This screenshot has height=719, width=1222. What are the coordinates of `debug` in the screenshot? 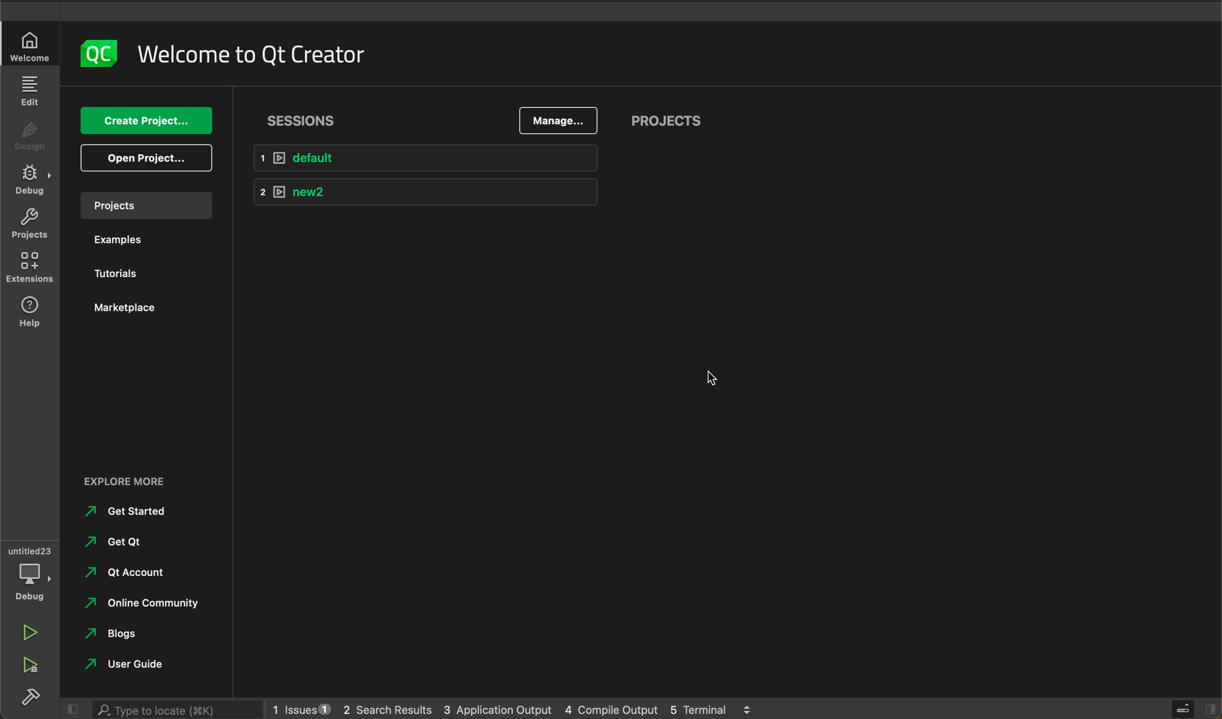 It's located at (34, 575).